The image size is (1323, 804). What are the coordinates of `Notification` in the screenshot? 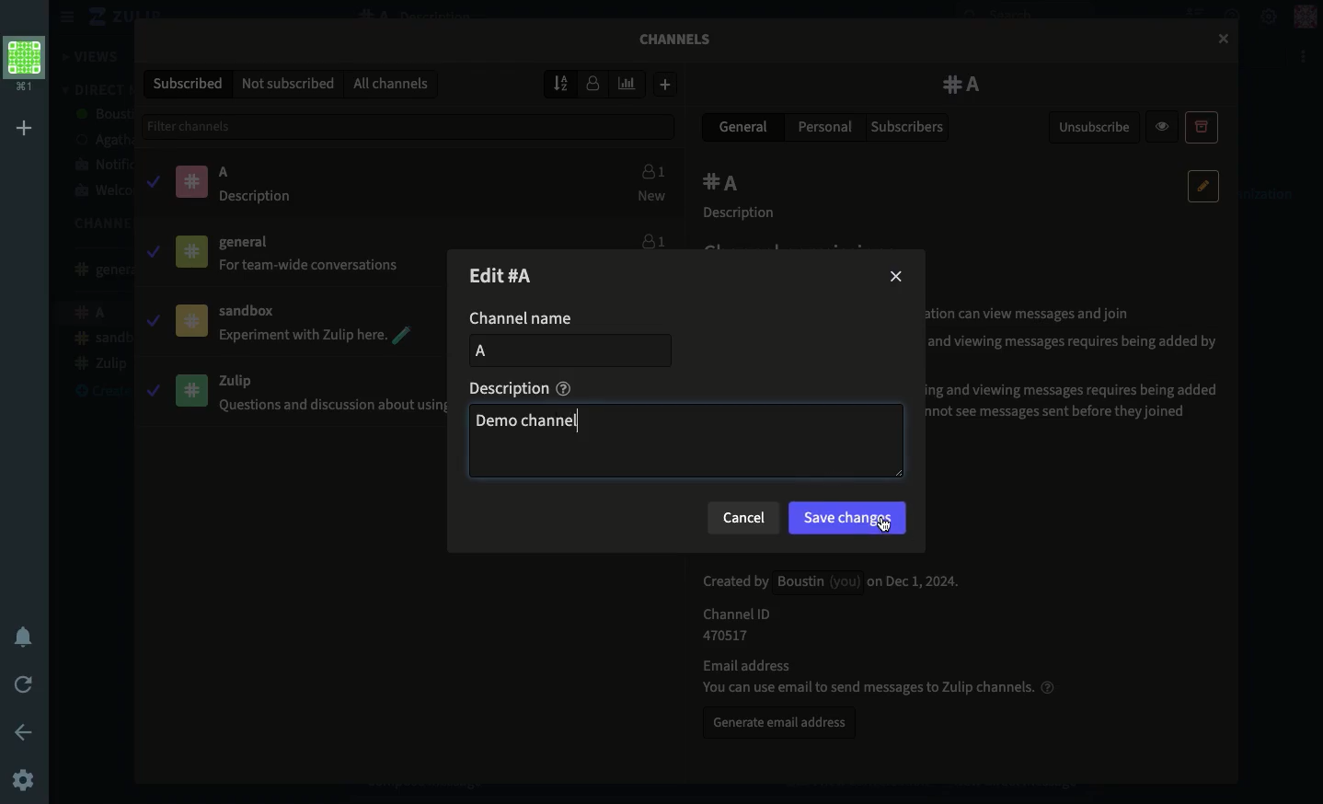 It's located at (24, 638).